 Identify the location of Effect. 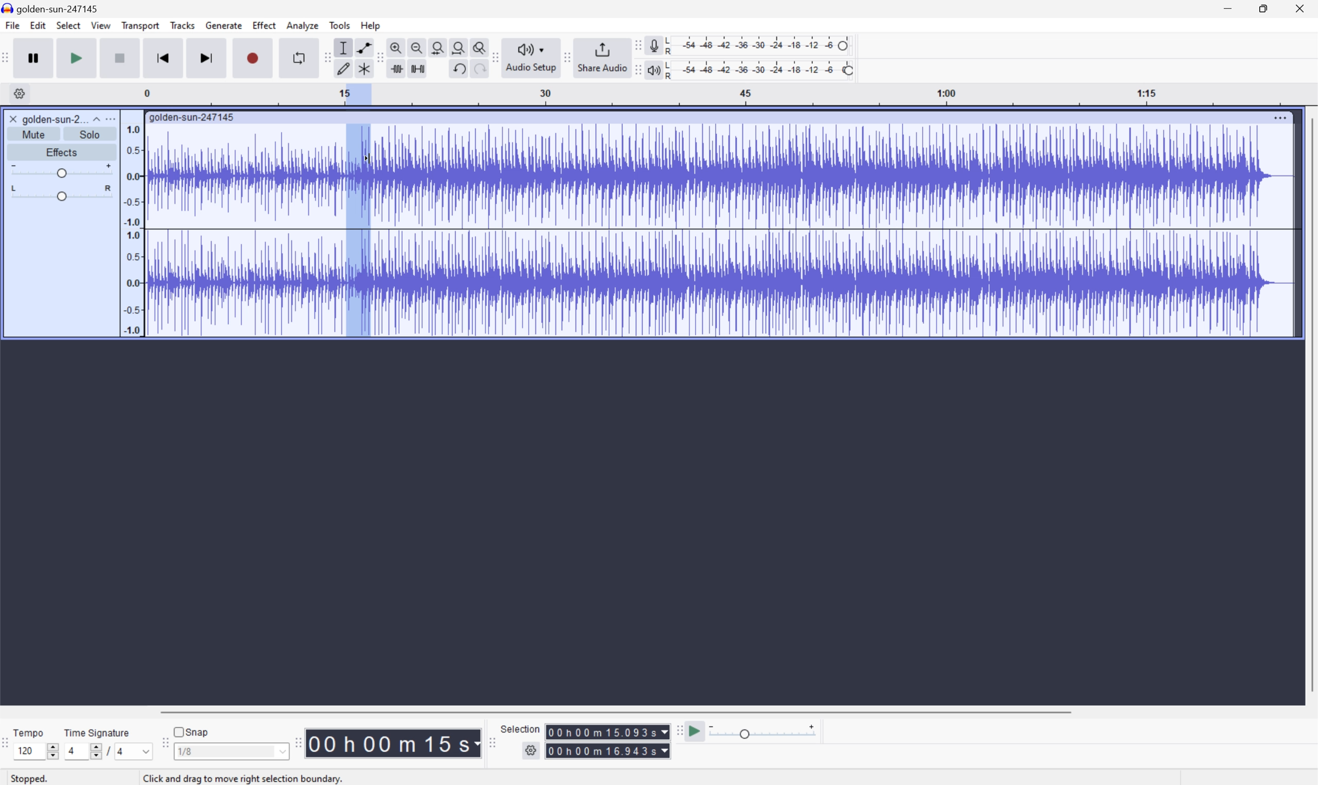
(265, 25).